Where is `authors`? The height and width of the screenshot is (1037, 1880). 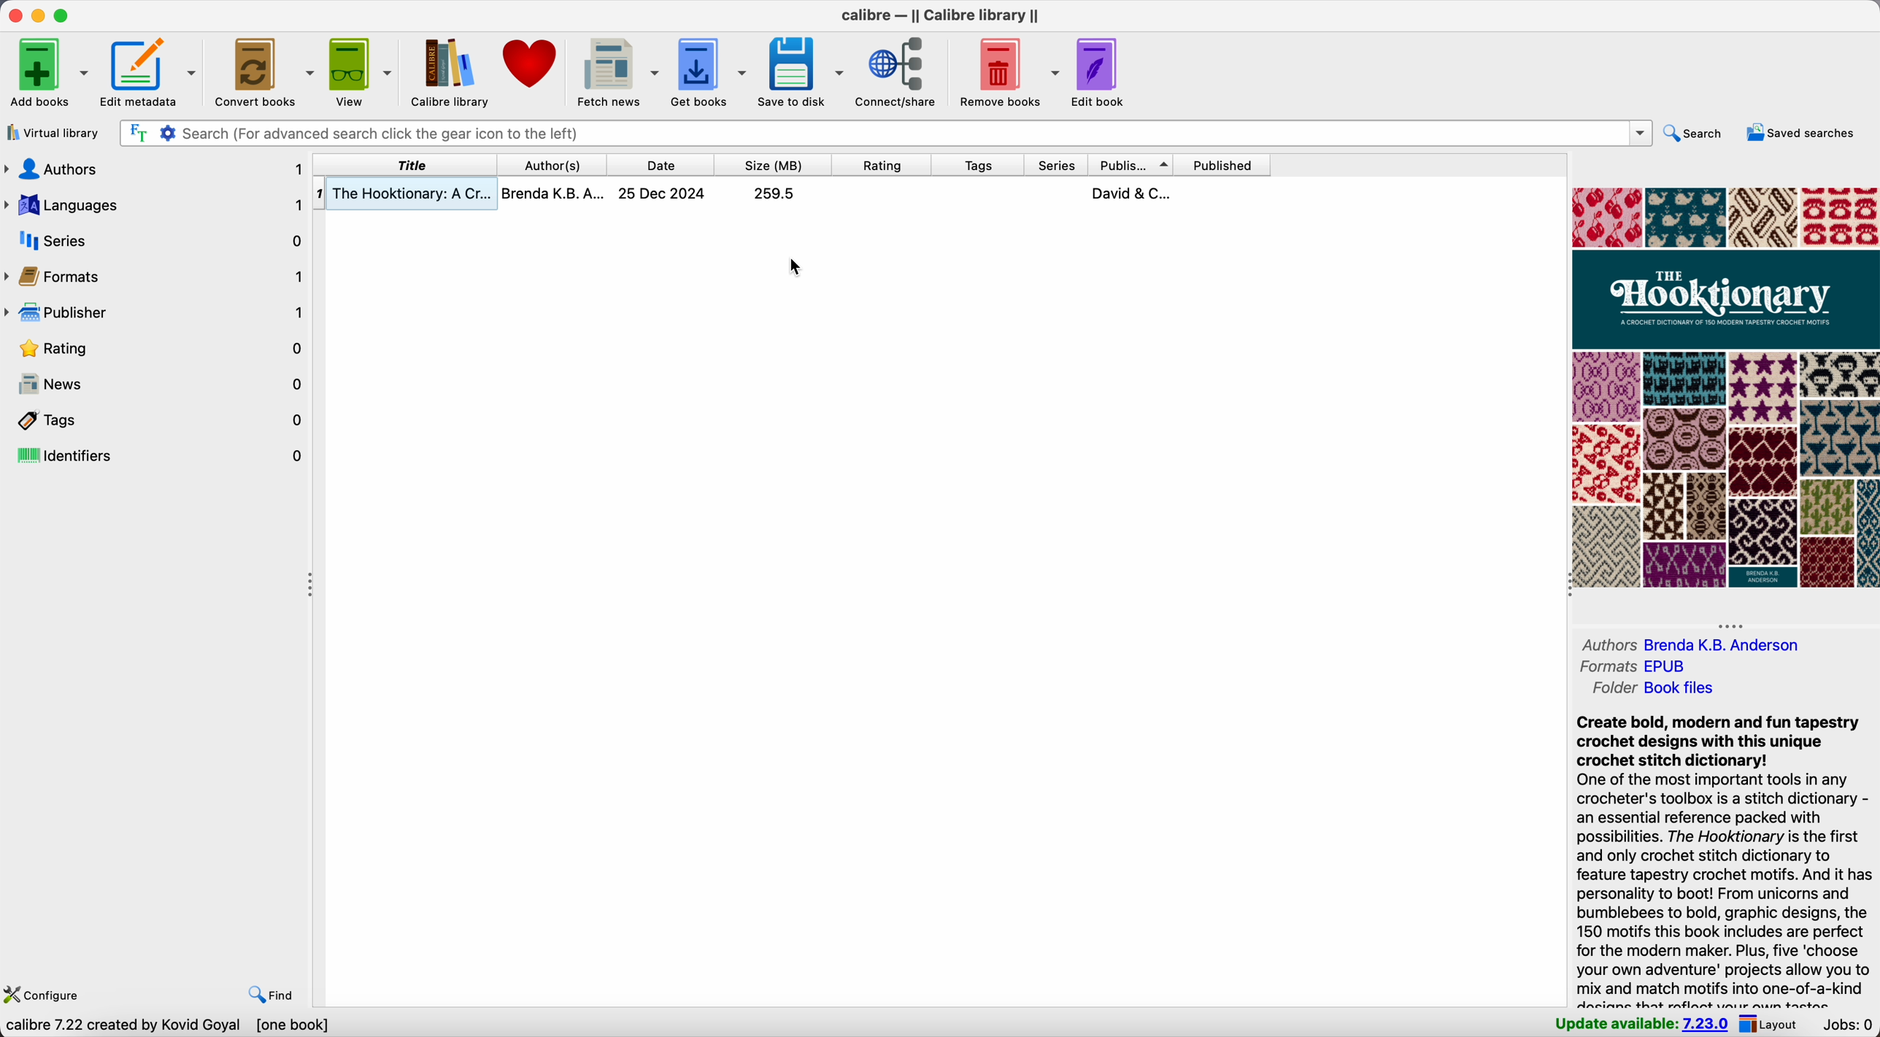
authors is located at coordinates (154, 169).